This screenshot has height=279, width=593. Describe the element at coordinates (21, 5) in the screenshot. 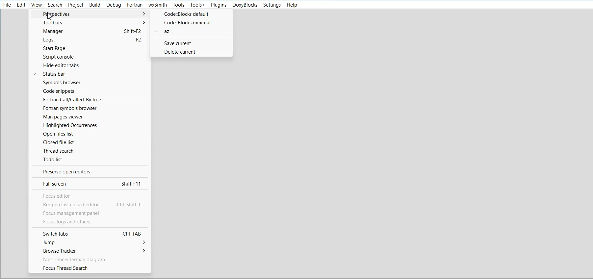

I see `Edit` at that location.